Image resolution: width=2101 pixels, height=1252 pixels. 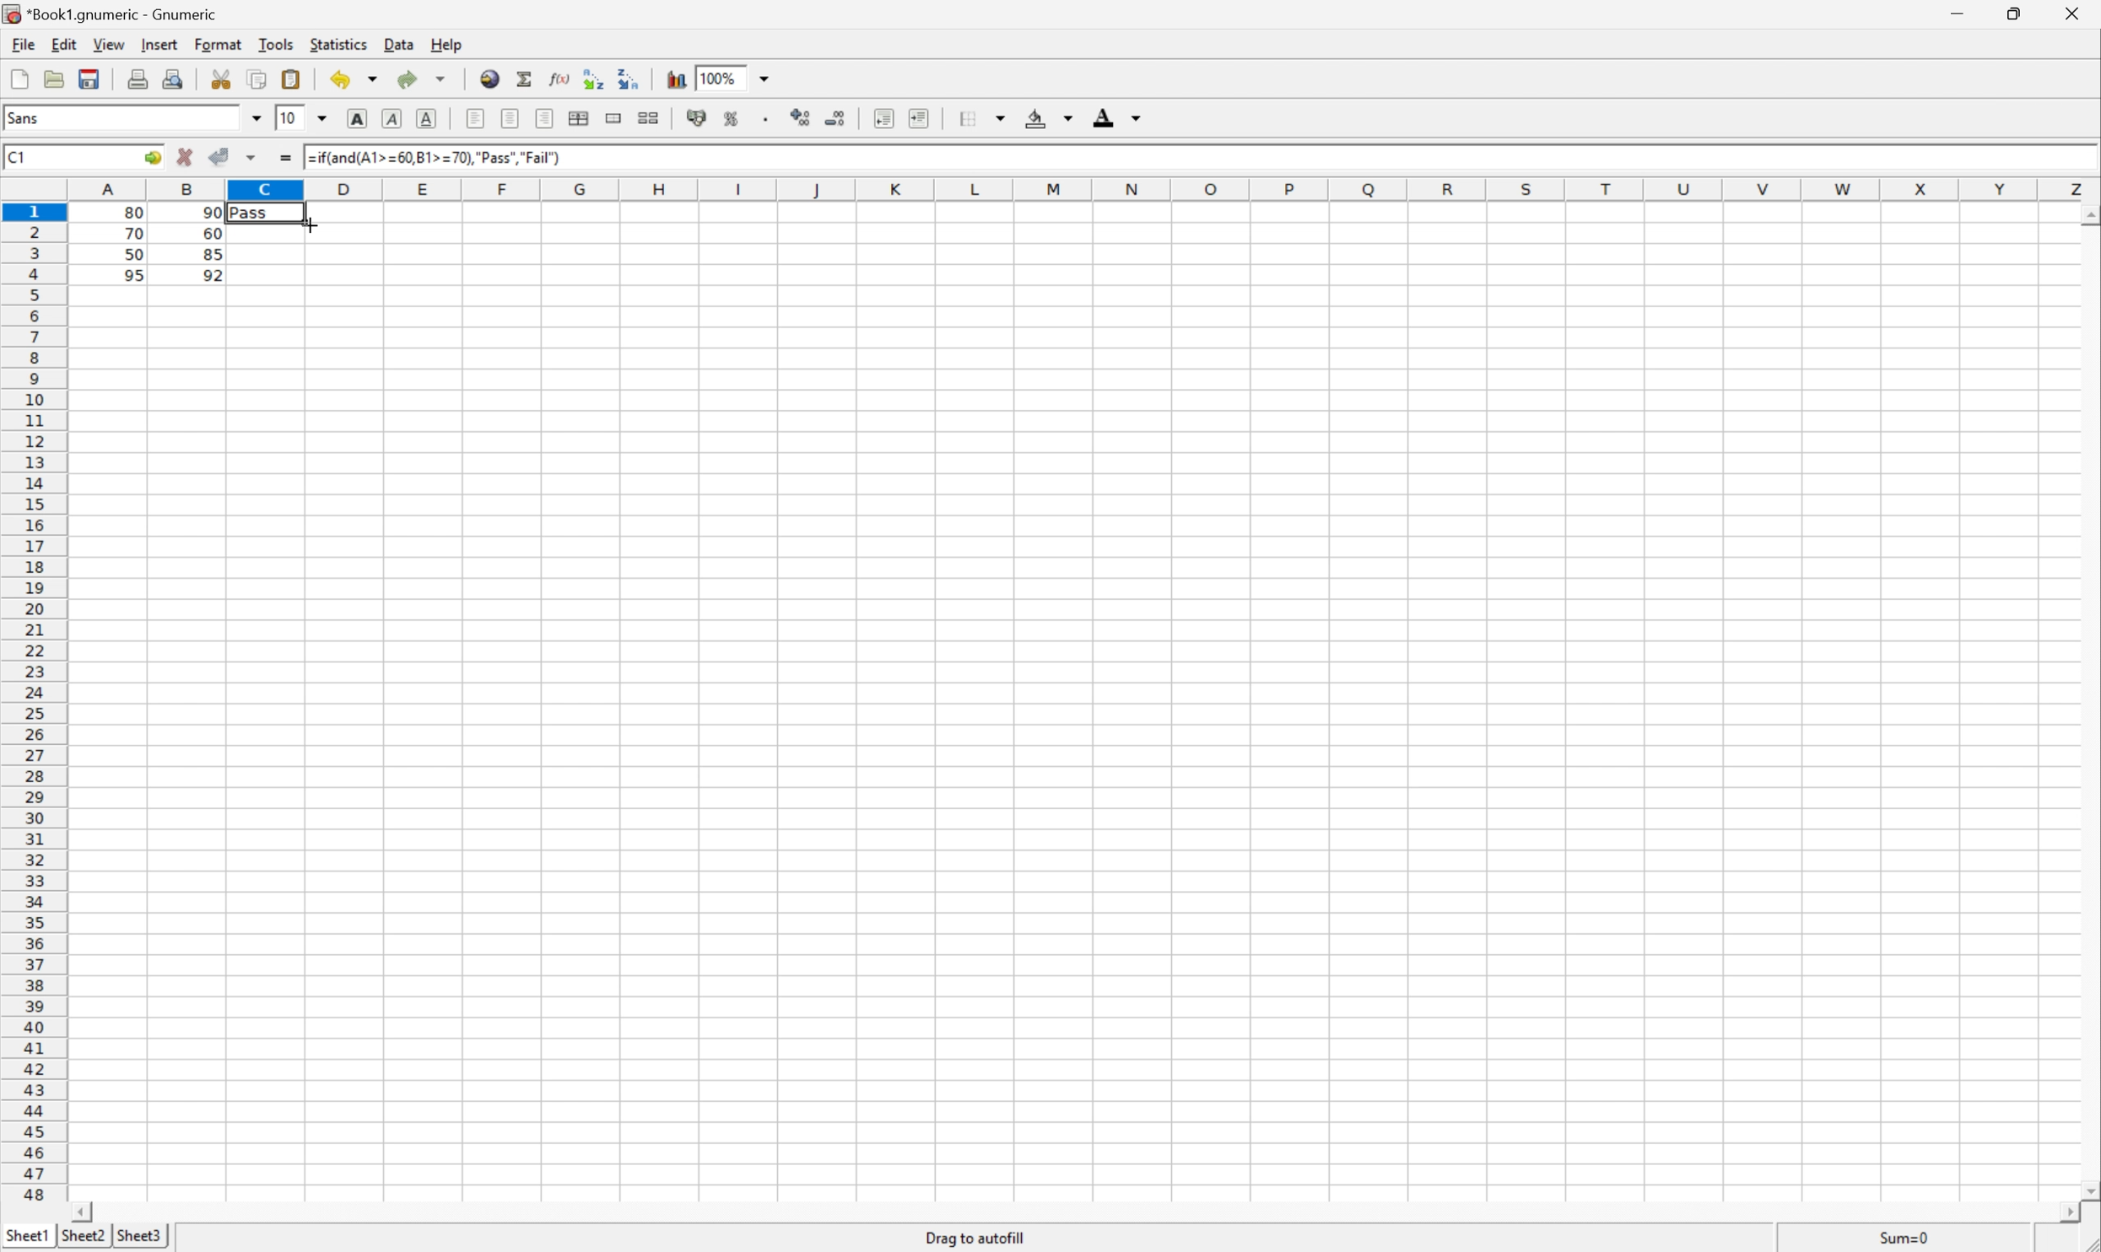 I want to click on Split merged ranges of cells, so click(x=651, y=117).